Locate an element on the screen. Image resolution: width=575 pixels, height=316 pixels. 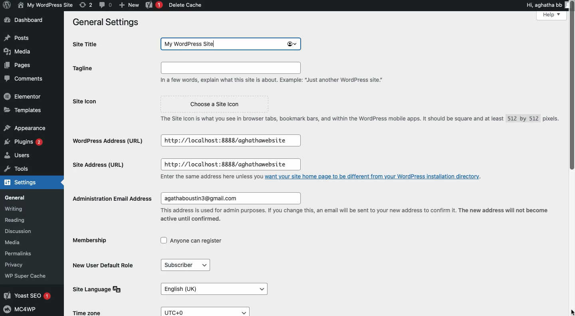
Scroll is located at coordinates (571, 158).